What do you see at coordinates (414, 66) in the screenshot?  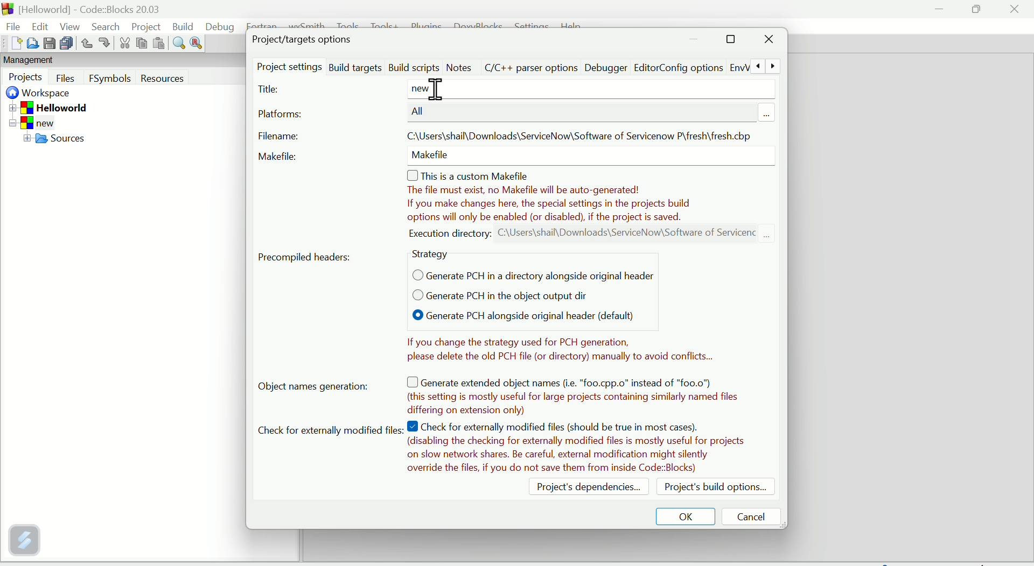 I see `Build scripts` at bounding box center [414, 66].